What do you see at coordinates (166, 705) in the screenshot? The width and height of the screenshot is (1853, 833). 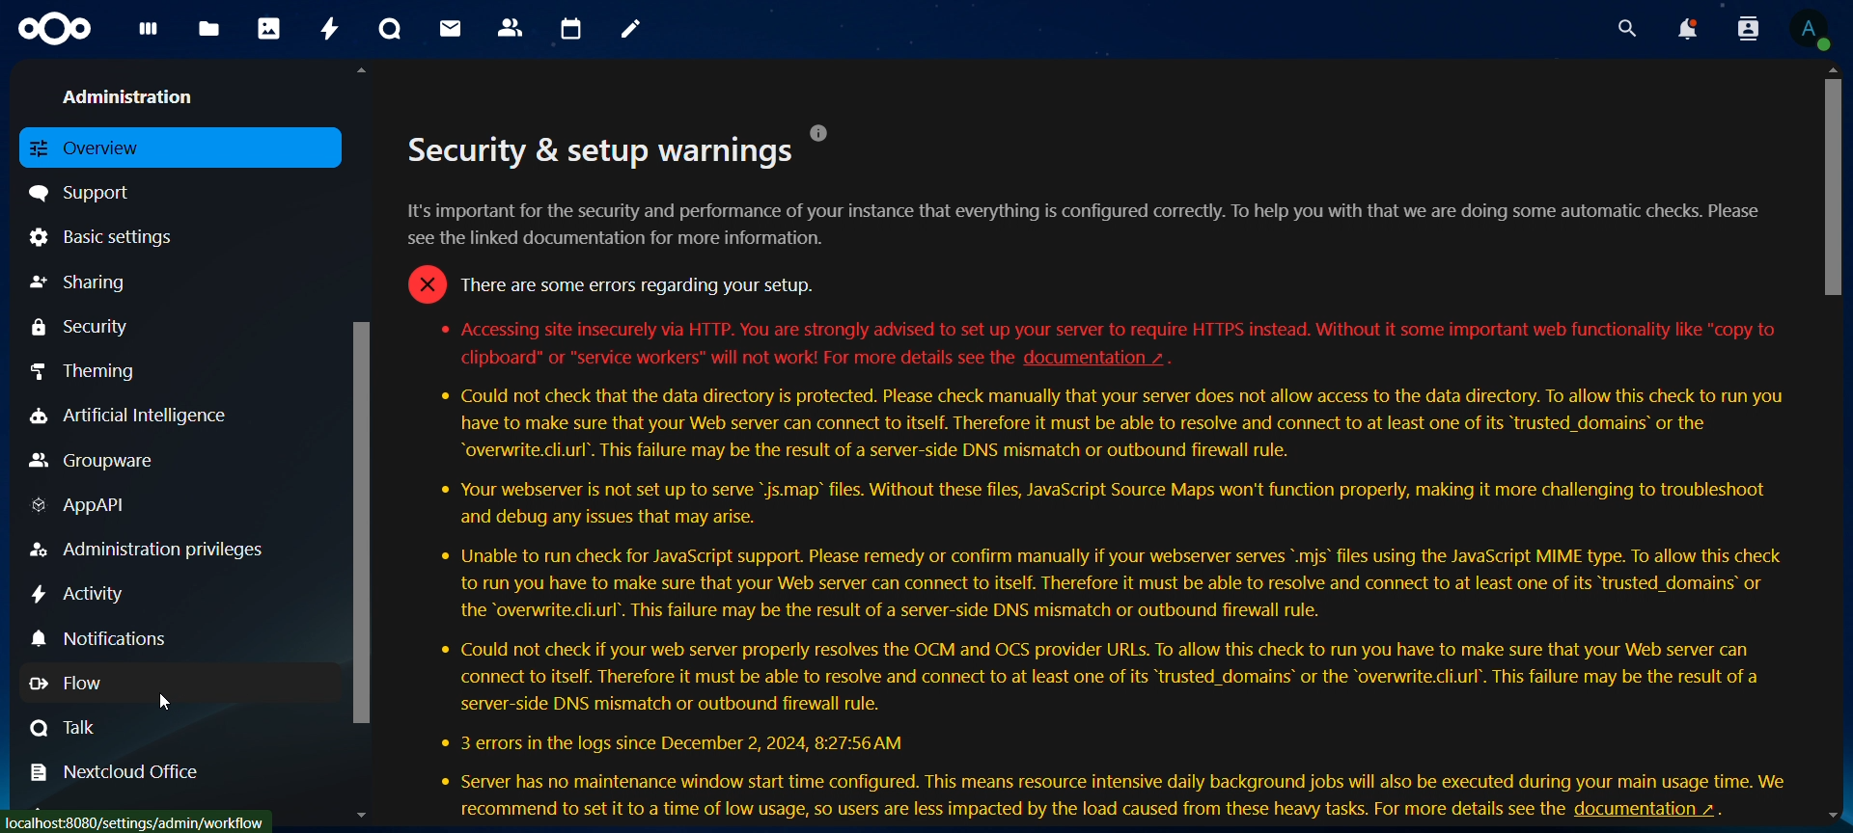 I see `cursor` at bounding box center [166, 705].